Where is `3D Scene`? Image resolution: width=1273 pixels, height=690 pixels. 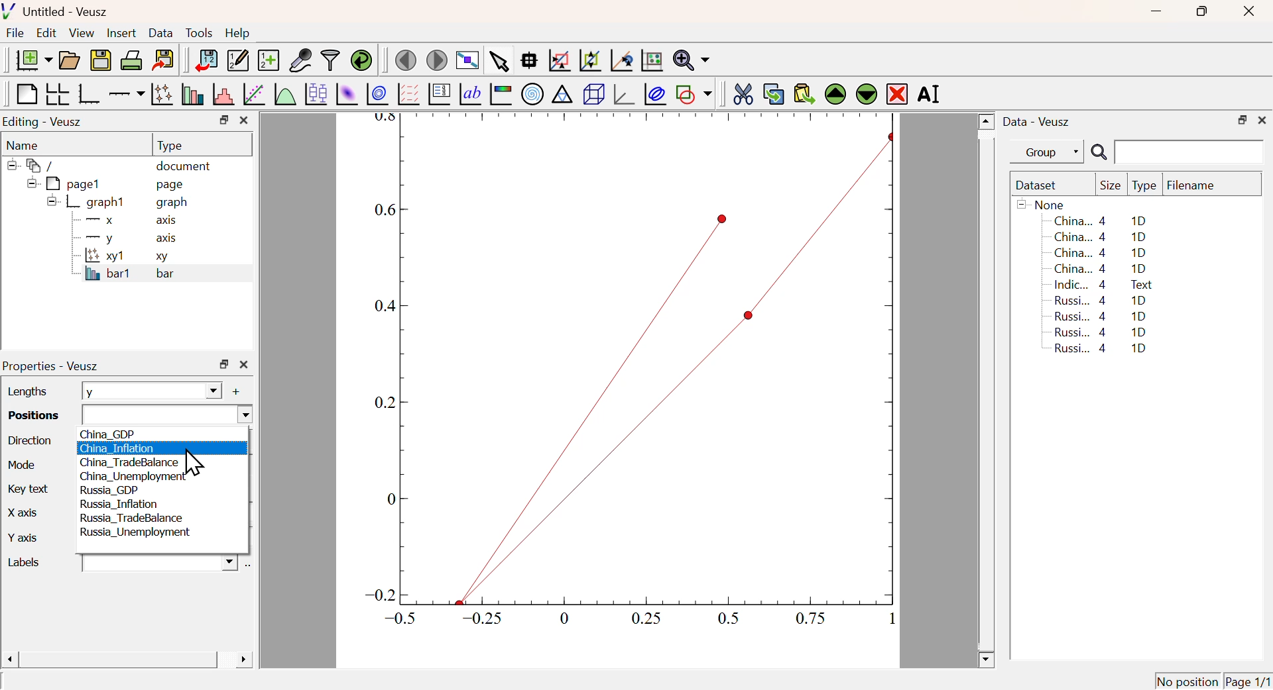
3D Scene is located at coordinates (593, 94).